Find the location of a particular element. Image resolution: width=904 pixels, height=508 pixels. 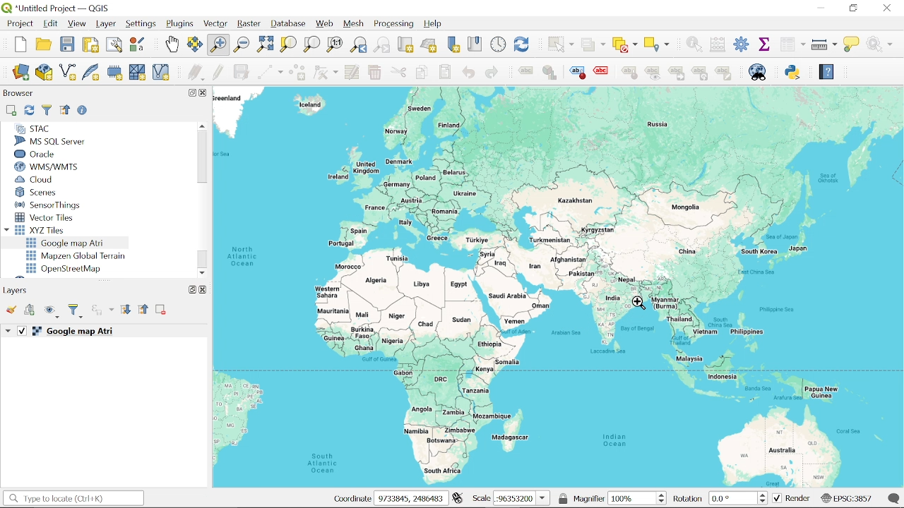

Paste feature is located at coordinates (446, 72).